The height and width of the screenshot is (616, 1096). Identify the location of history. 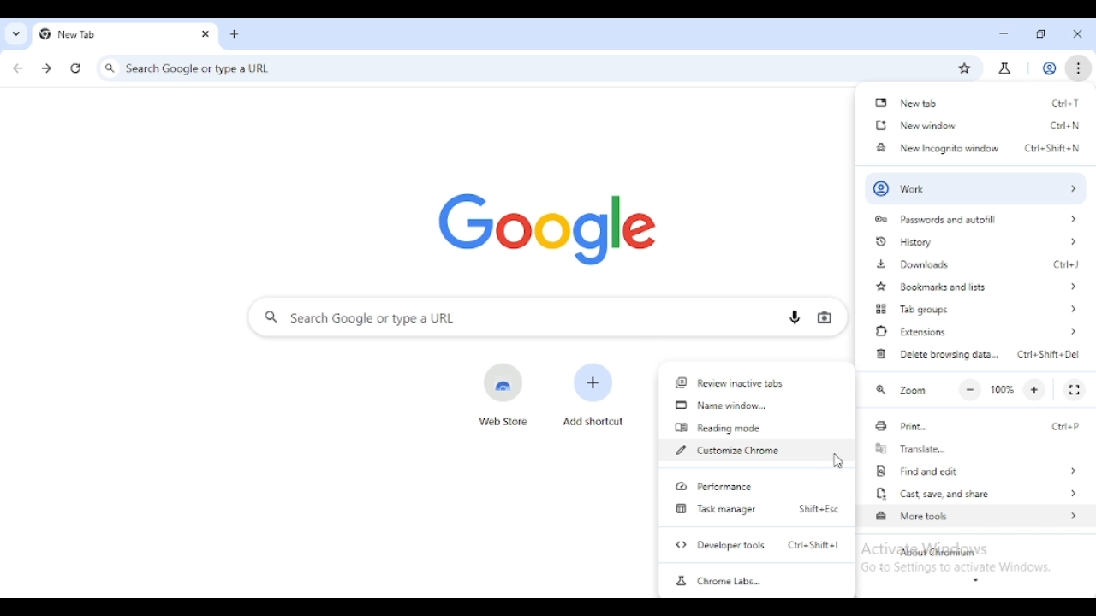
(976, 241).